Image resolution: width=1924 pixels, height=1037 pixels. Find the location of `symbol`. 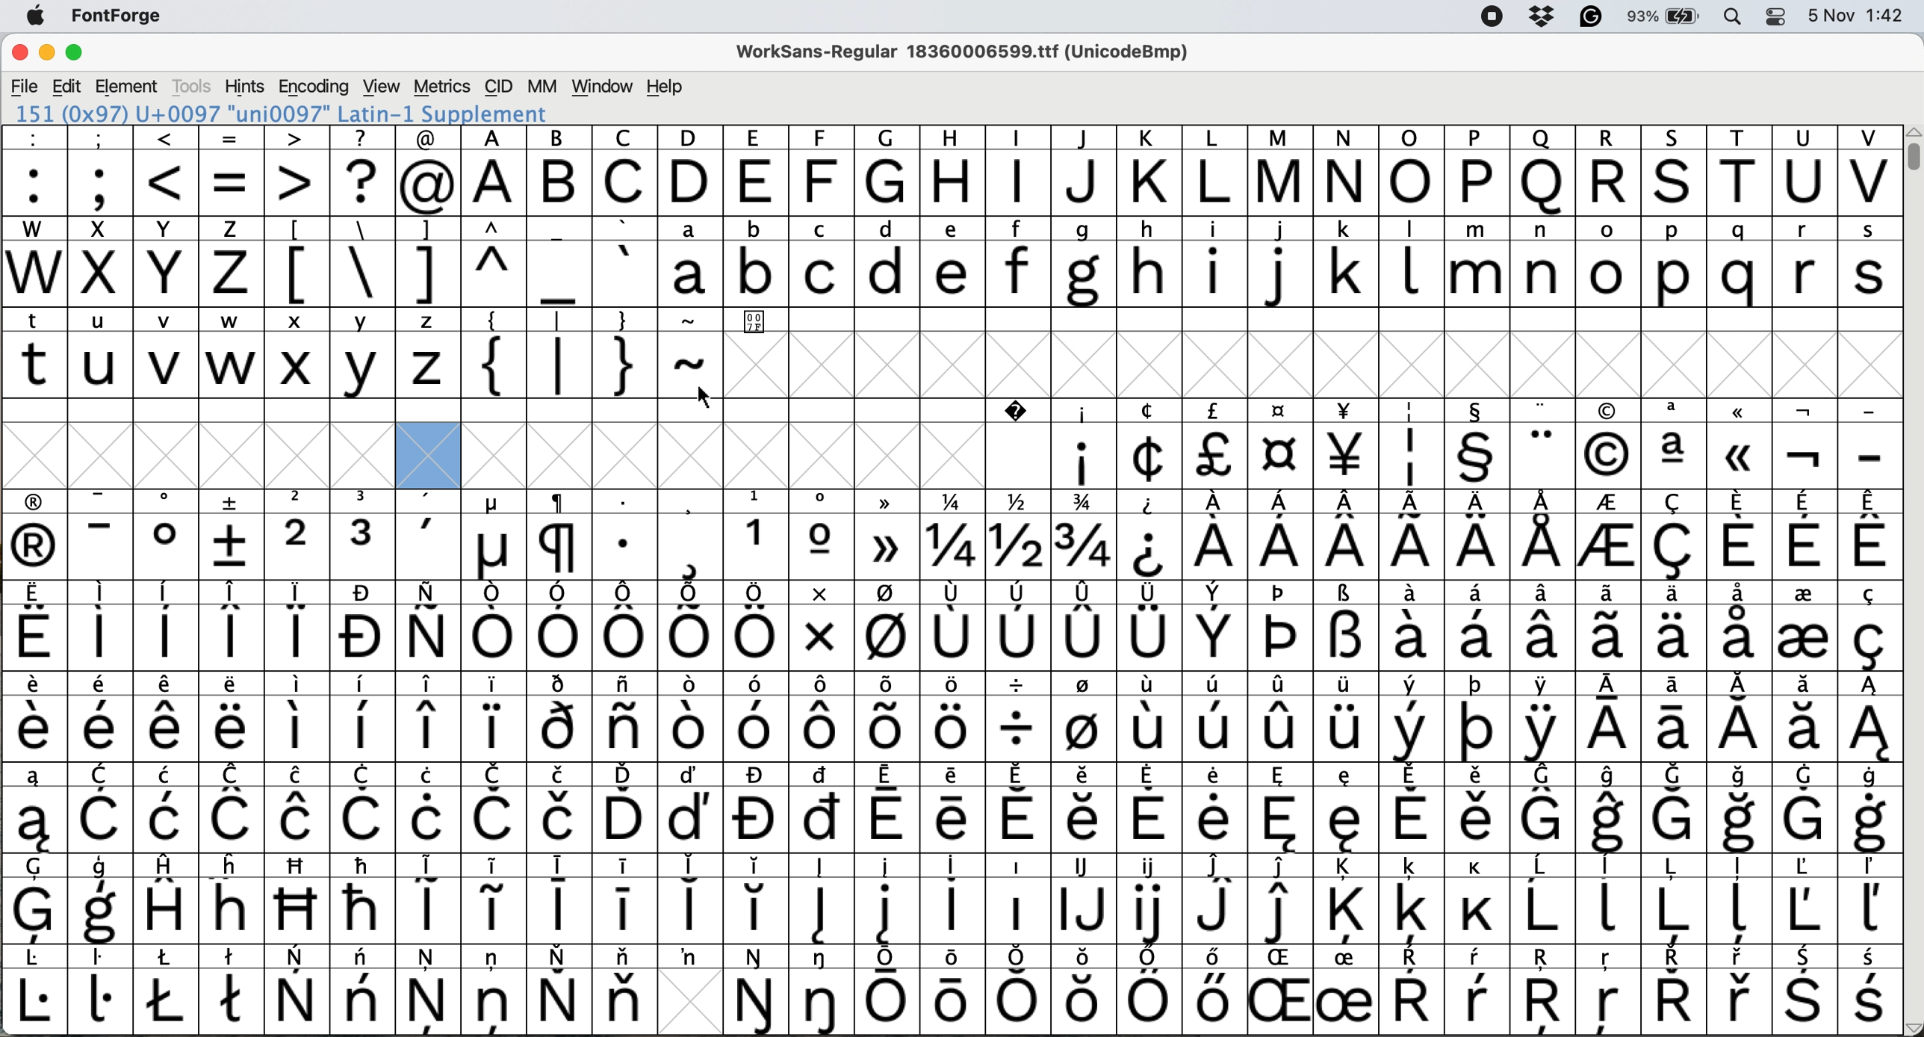

symbol is located at coordinates (170, 808).